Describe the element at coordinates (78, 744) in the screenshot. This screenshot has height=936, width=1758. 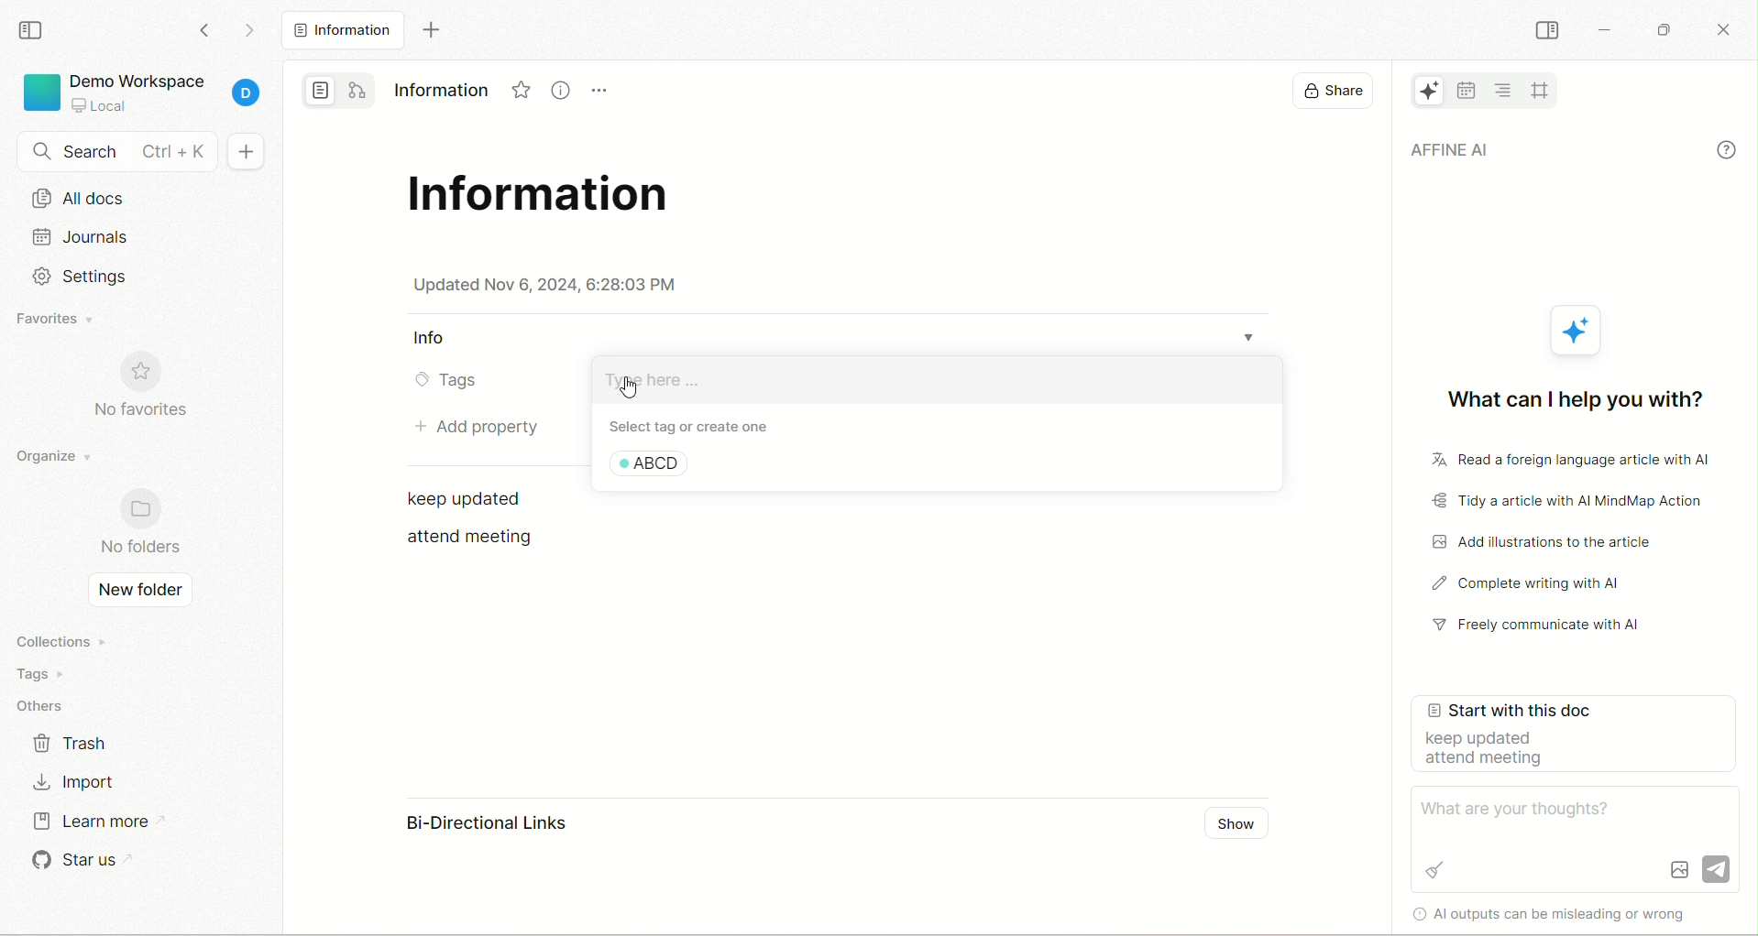
I see `trash` at that location.